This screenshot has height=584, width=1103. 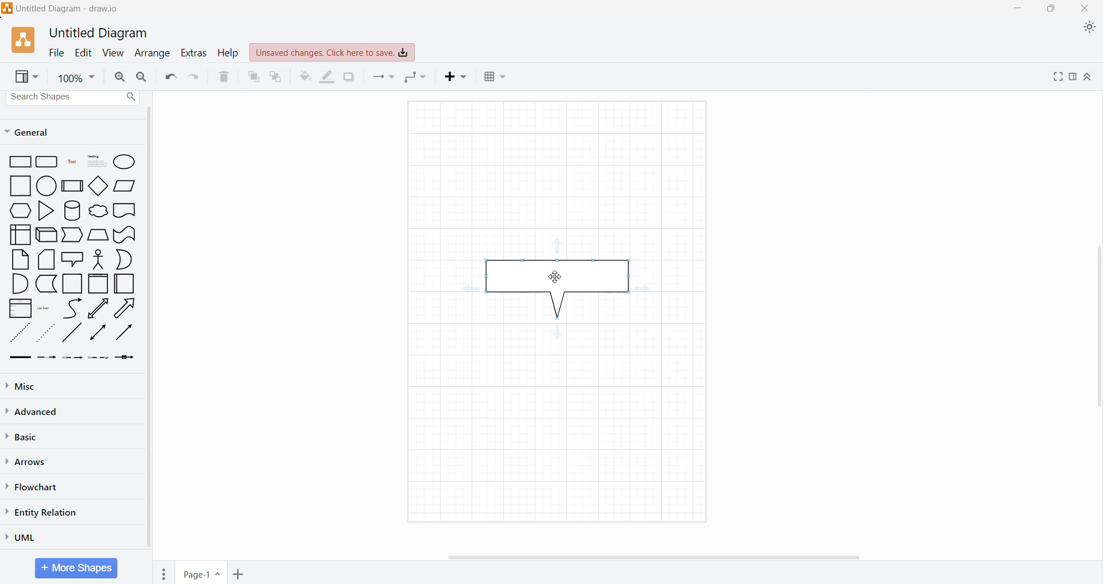 What do you see at coordinates (1089, 77) in the screenshot?
I see `Expand/Collapse` at bounding box center [1089, 77].